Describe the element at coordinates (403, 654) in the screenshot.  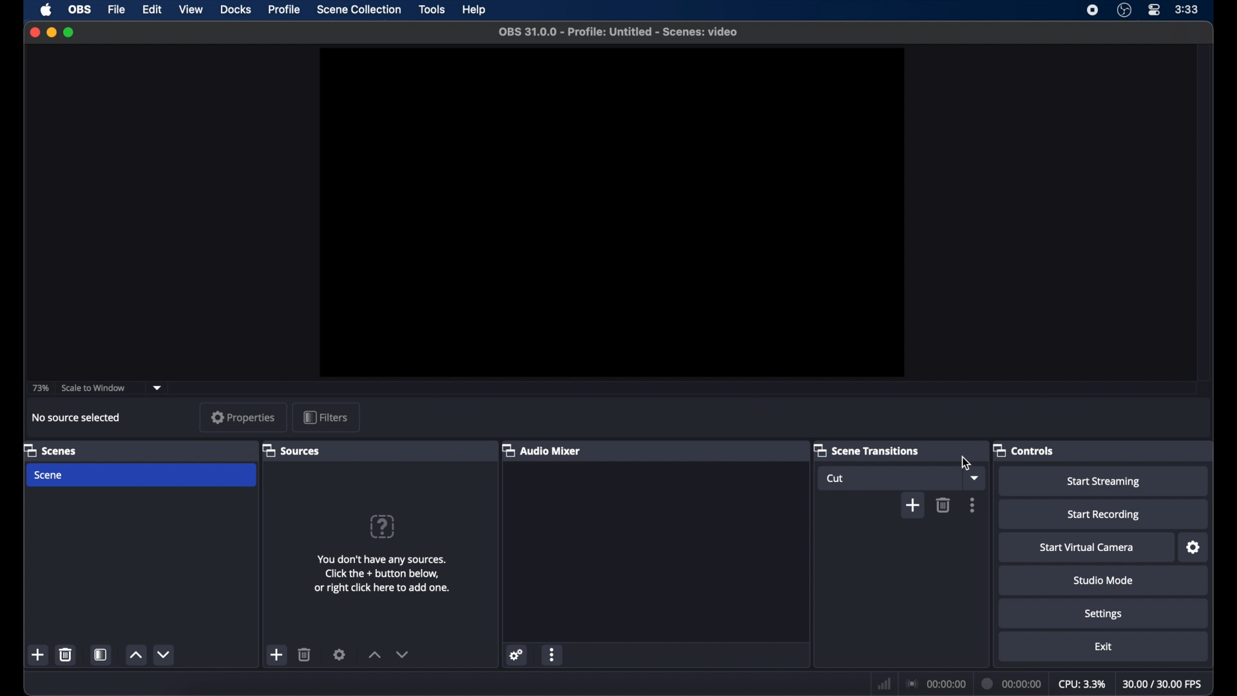
I see `decrement` at that location.